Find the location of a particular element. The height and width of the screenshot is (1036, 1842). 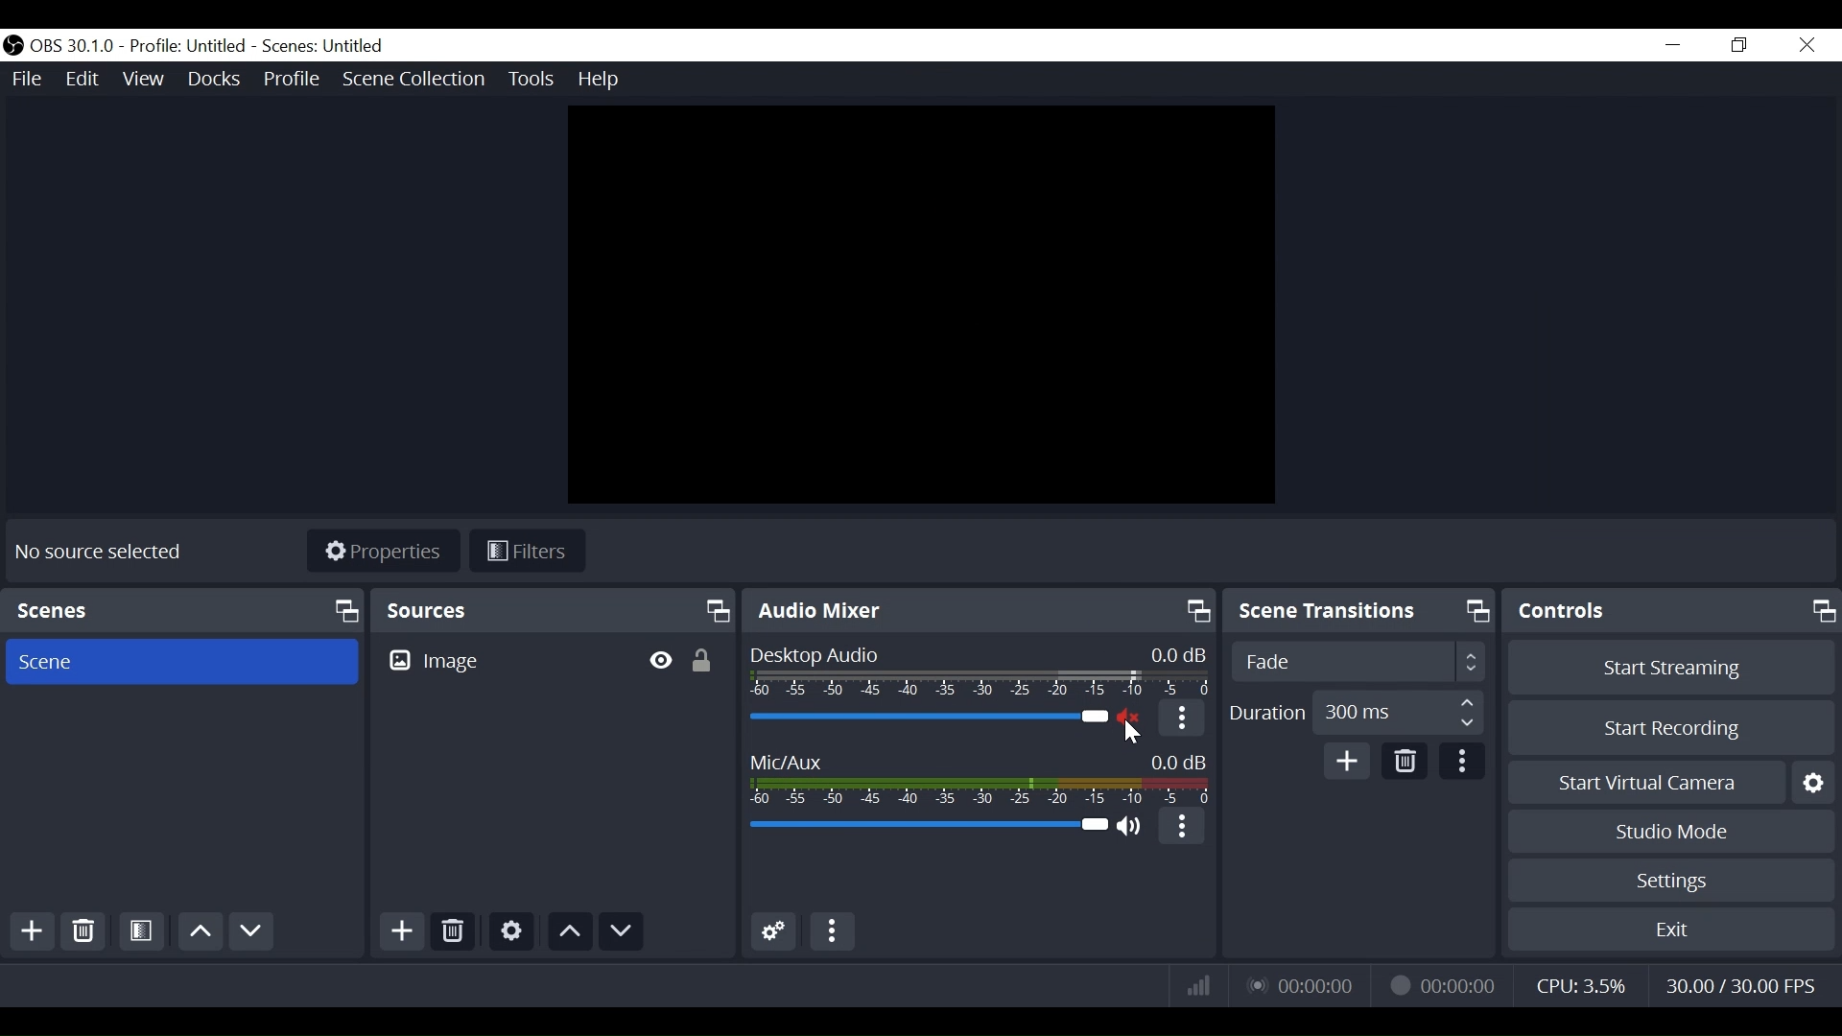

Exit is located at coordinates (1667, 930).